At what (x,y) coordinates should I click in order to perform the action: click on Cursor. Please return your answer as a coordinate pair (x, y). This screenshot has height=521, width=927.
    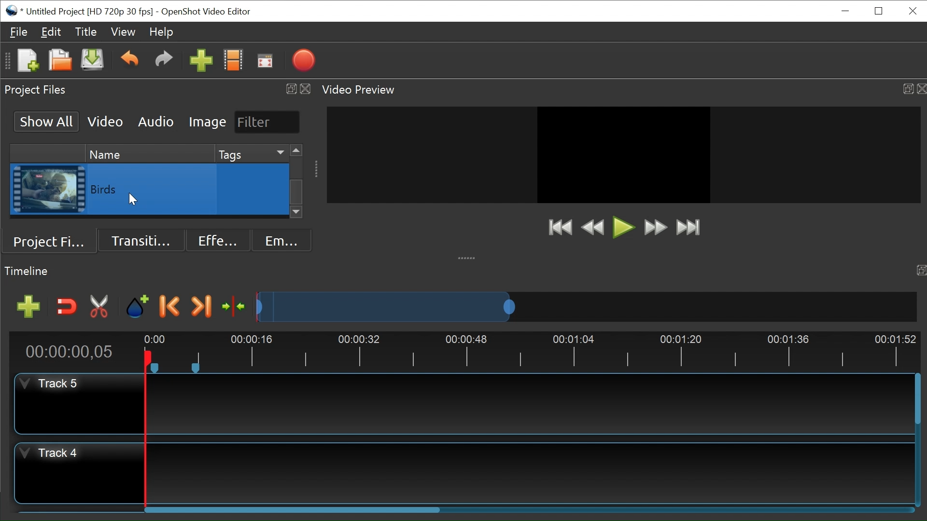
    Looking at the image, I should click on (132, 198).